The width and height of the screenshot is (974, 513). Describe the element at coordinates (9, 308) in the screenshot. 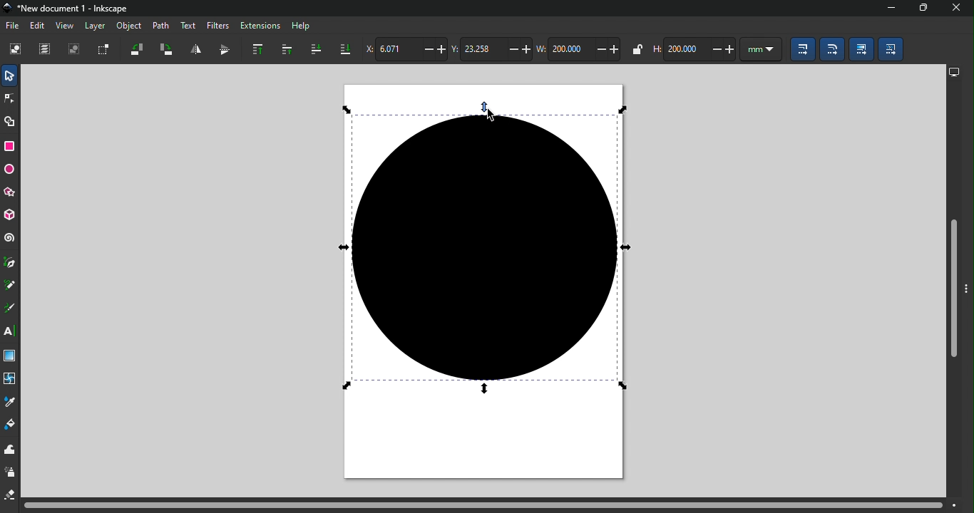

I see `Calligraphy tool` at that location.